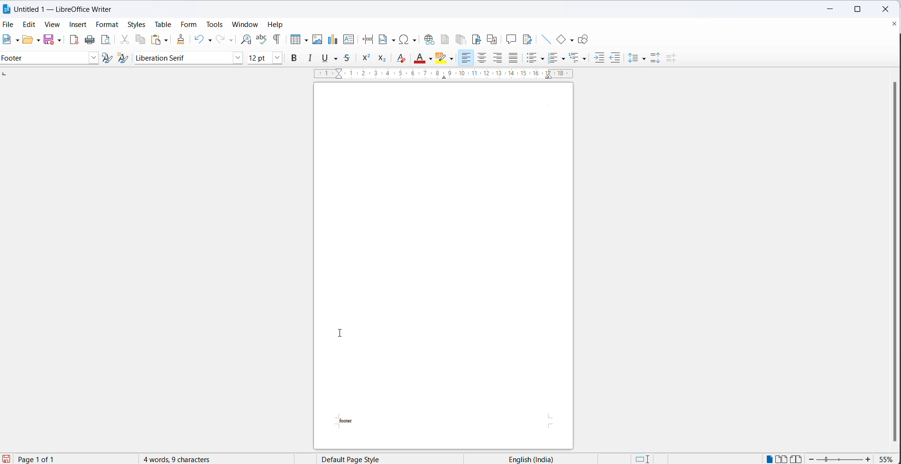 The image size is (901, 464). Describe the element at coordinates (184, 459) in the screenshot. I see `3 words, 3 characters ` at that location.